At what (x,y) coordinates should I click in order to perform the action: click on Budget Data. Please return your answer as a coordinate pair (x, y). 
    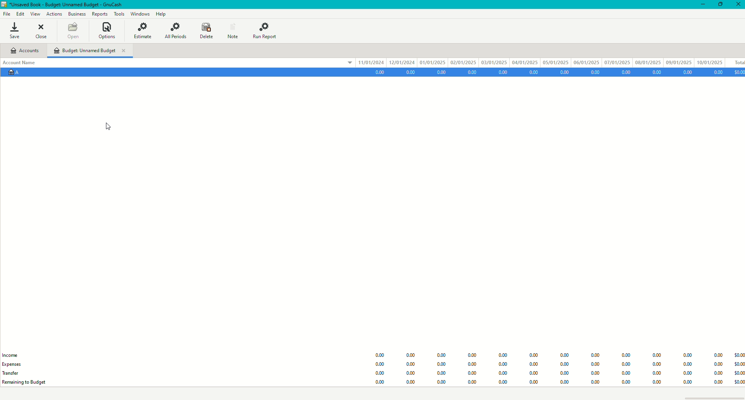
    Looking at the image, I should click on (554, 365).